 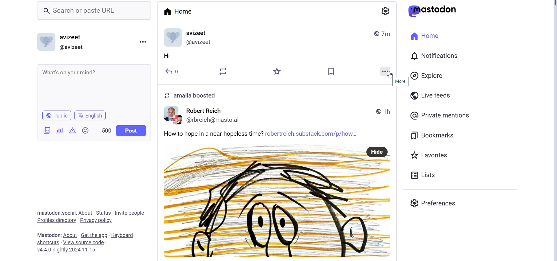 I want to click on Keyboard, so click(x=124, y=235).